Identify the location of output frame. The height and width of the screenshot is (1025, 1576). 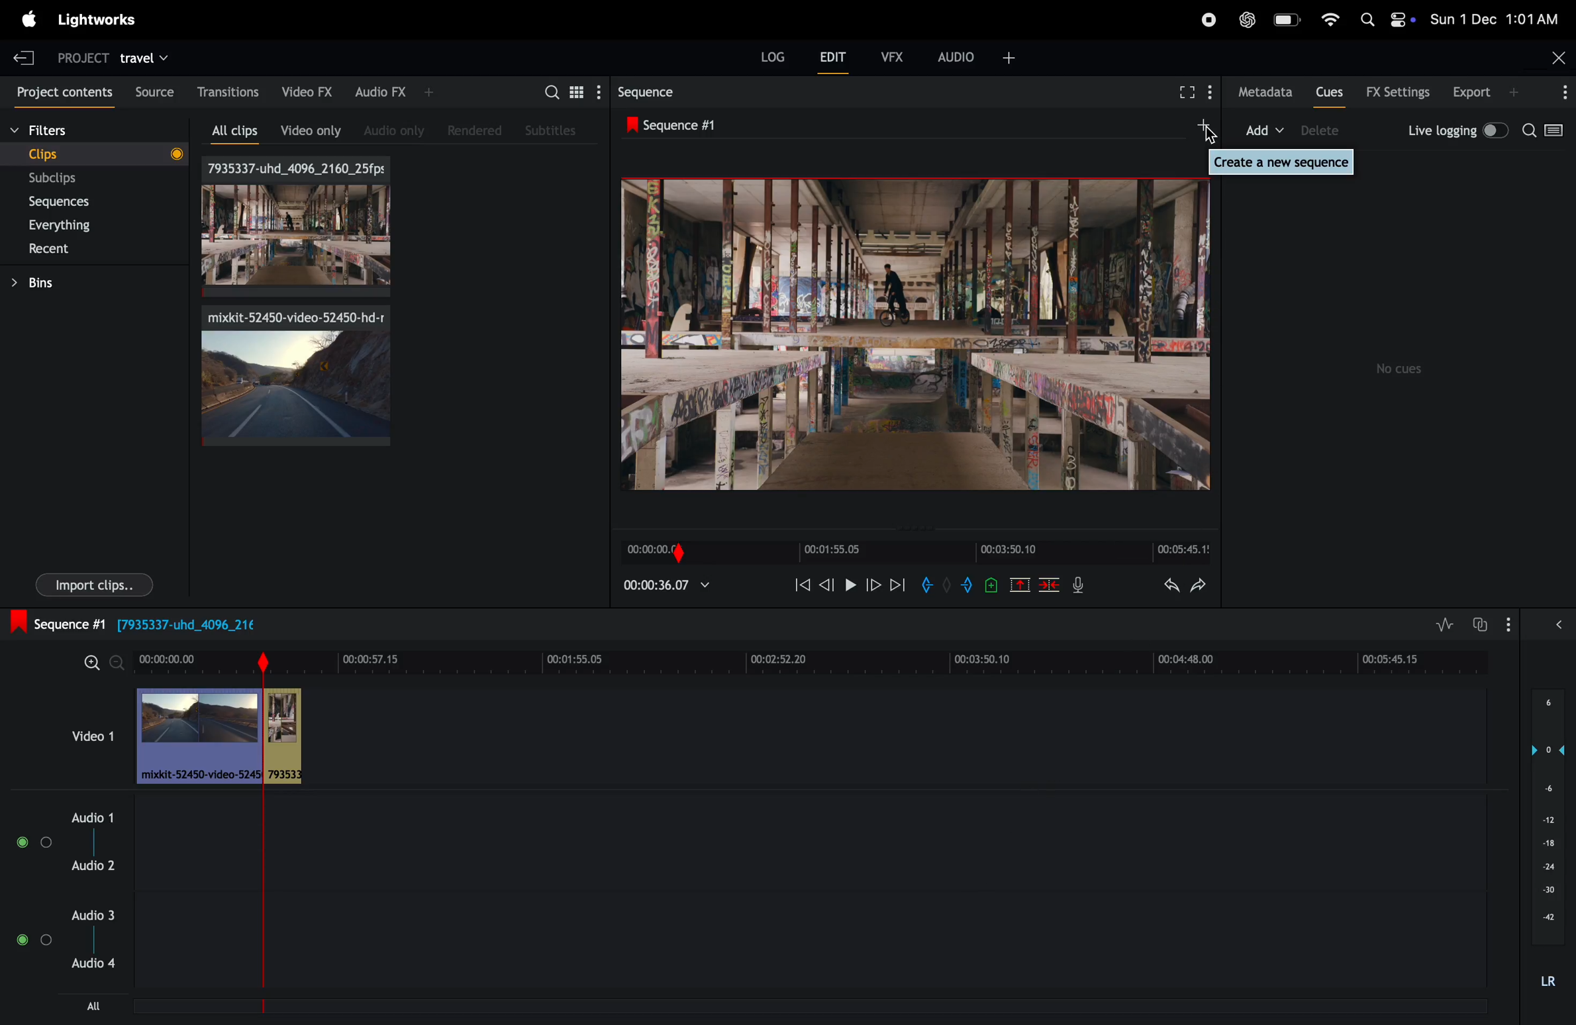
(917, 336).